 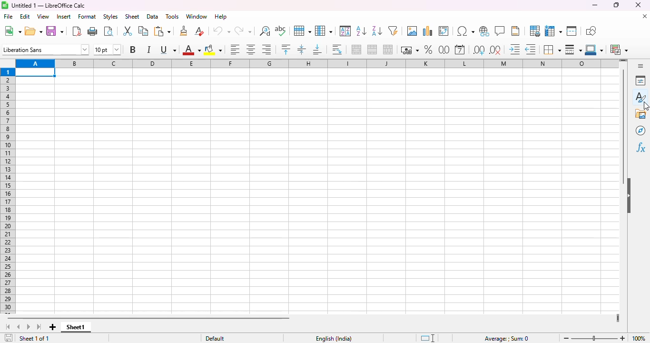 I want to click on toggle print preview, so click(x=108, y=31).